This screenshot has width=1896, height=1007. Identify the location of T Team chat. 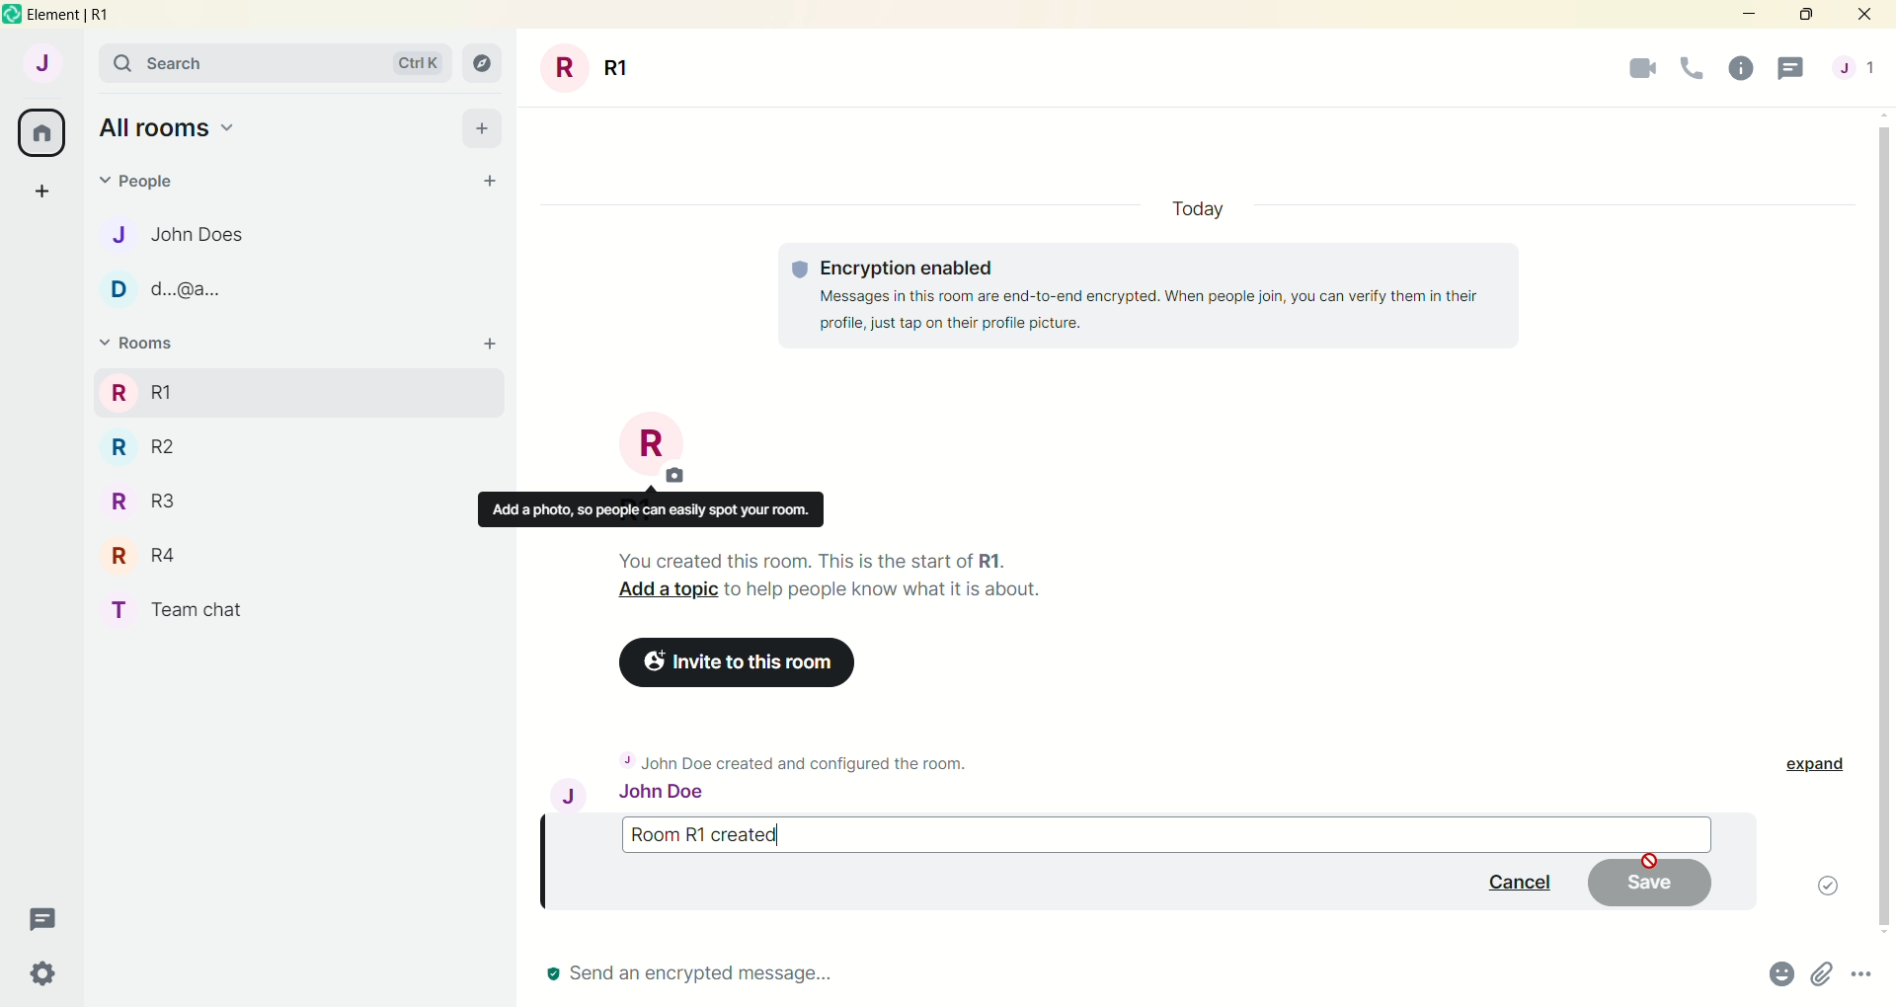
(181, 605).